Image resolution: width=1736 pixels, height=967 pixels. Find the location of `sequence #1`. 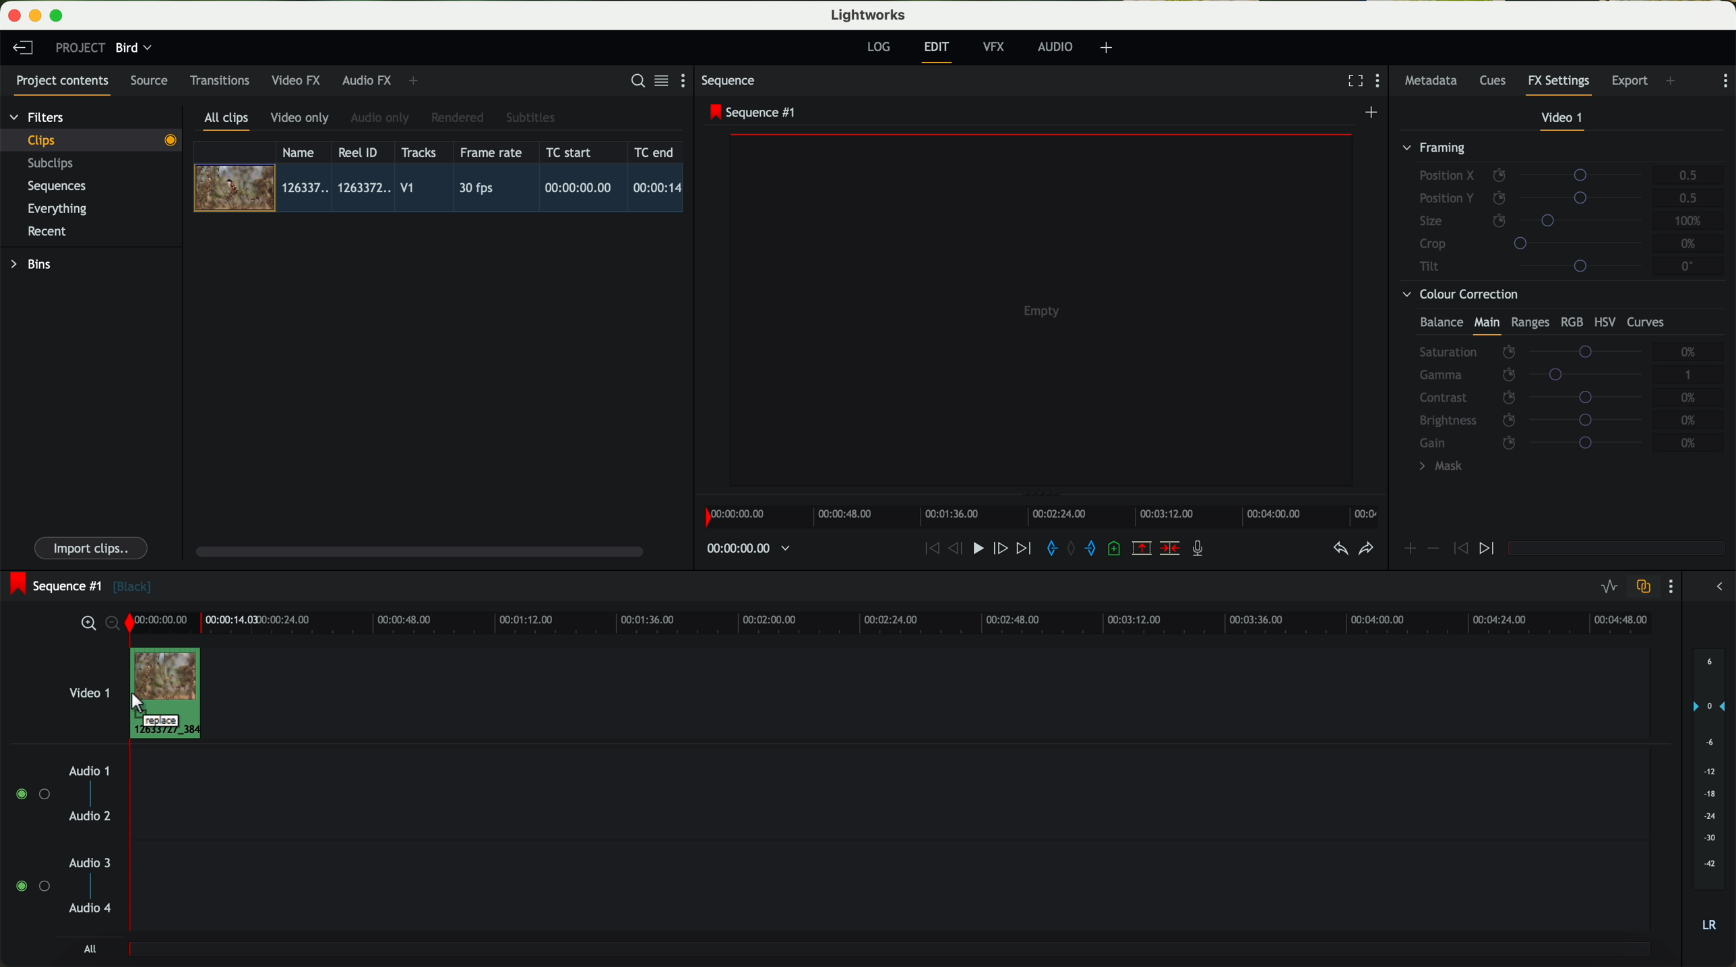

sequence #1 is located at coordinates (754, 112).